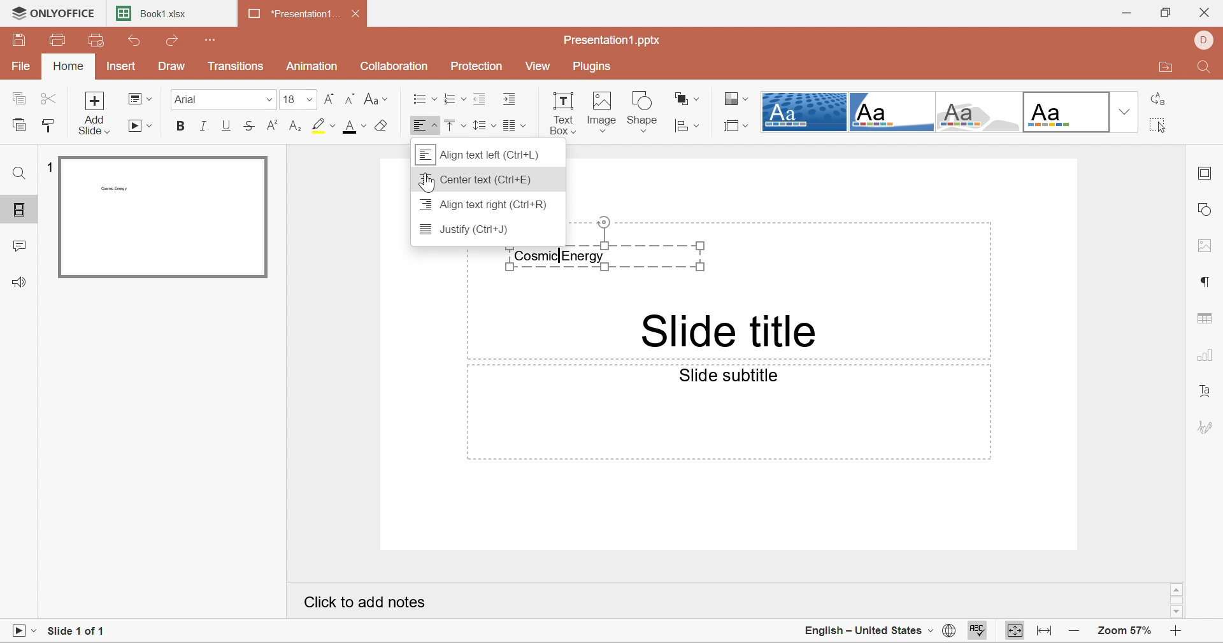 Image resolution: width=1223 pixels, height=643 pixels. What do you see at coordinates (120, 68) in the screenshot?
I see `Insert` at bounding box center [120, 68].